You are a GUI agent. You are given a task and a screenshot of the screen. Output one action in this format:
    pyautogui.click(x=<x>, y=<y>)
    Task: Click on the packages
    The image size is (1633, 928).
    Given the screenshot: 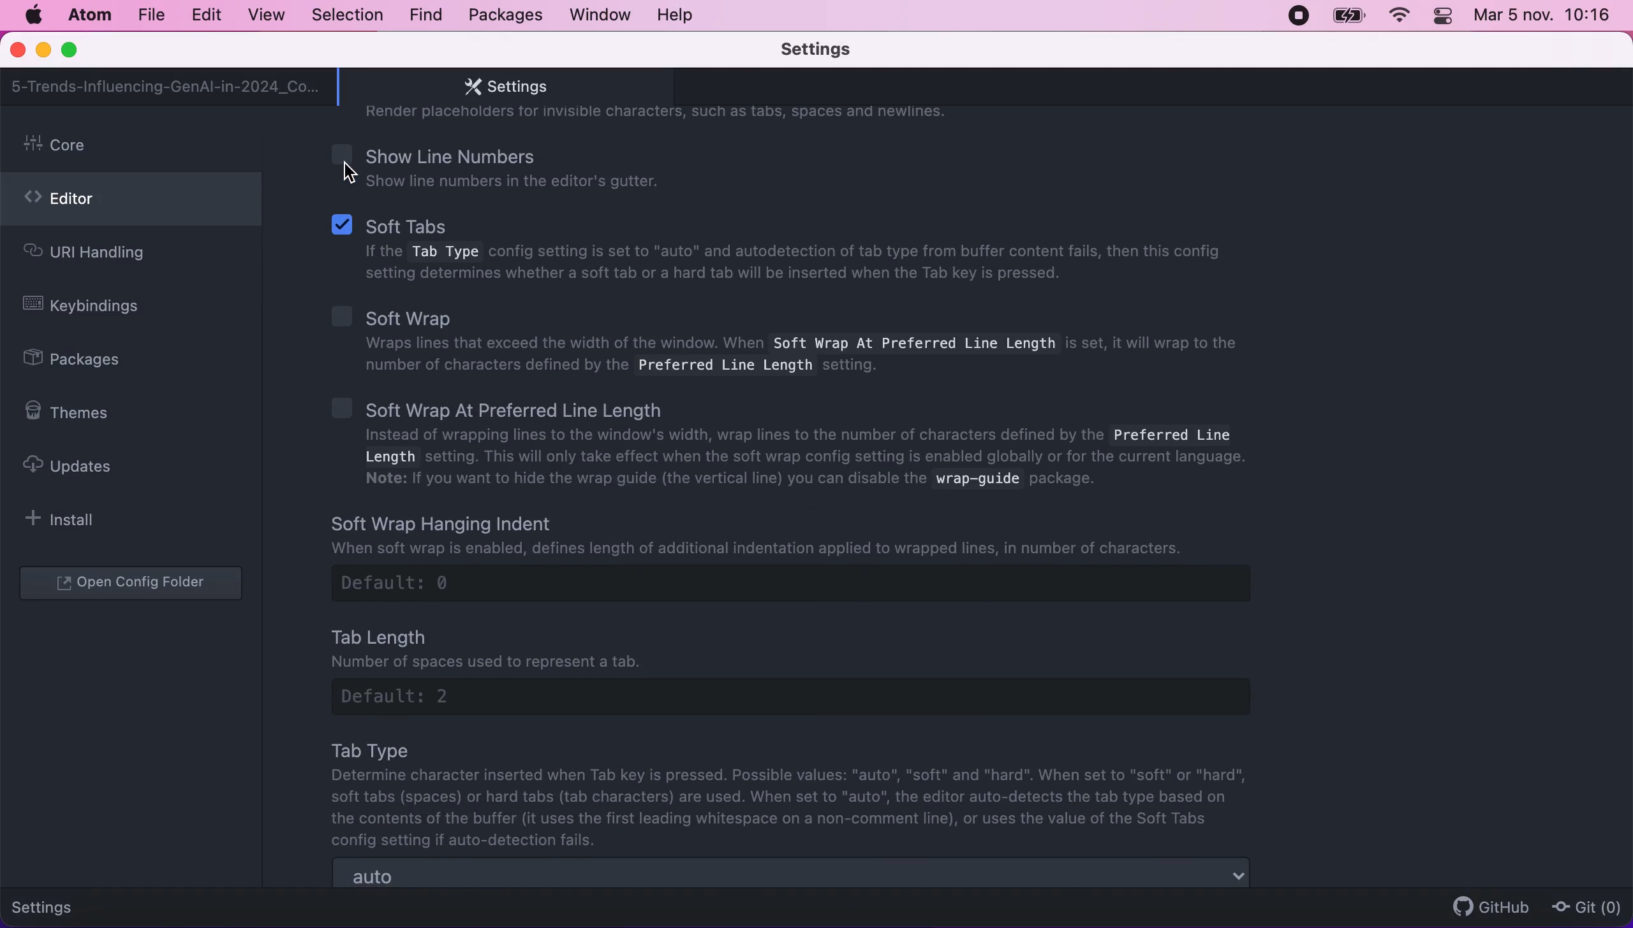 What is the action you would take?
    pyautogui.click(x=87, y=361)
    